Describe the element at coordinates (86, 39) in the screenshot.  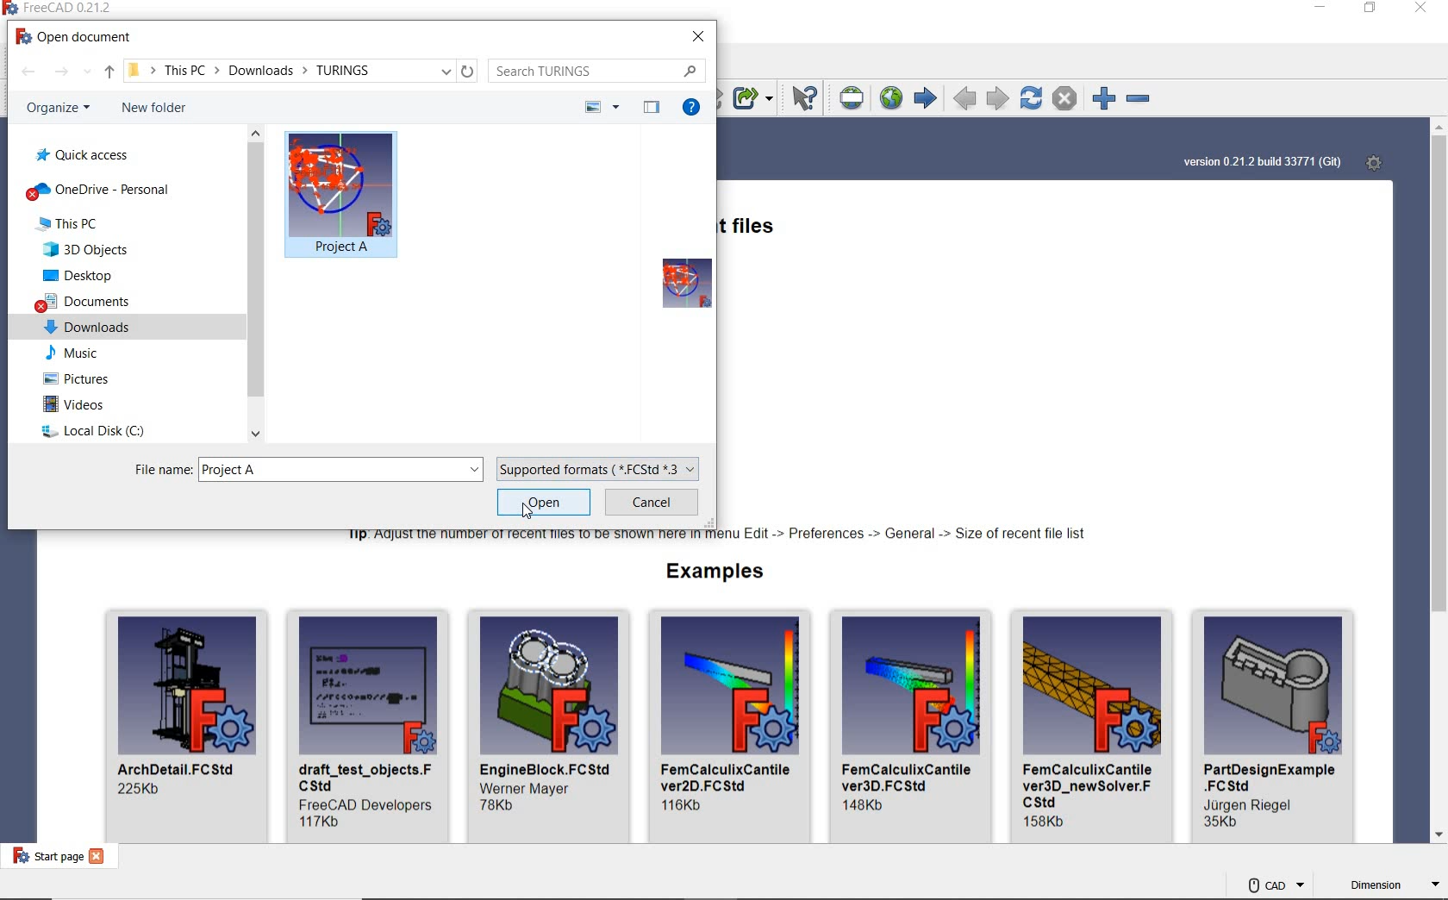
I see `OPEN DOCUMENT` at that location.